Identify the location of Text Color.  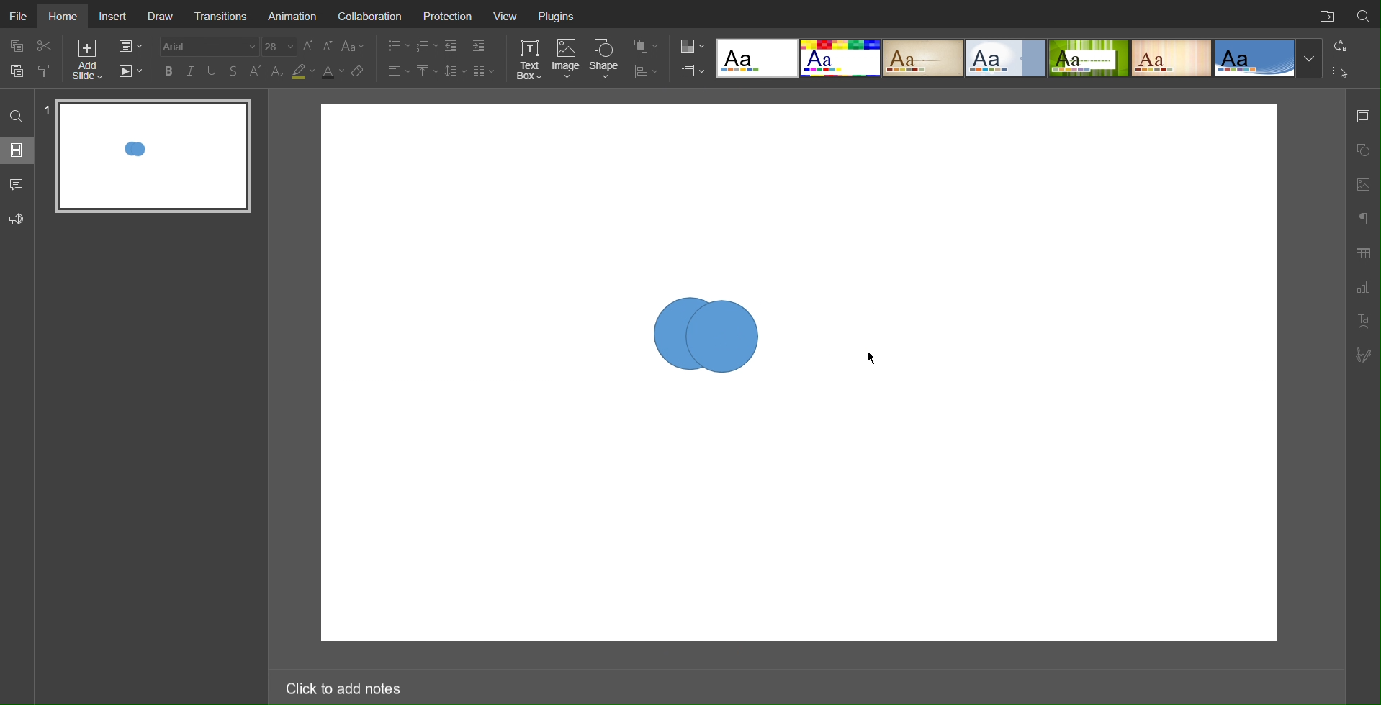
(332, 72).